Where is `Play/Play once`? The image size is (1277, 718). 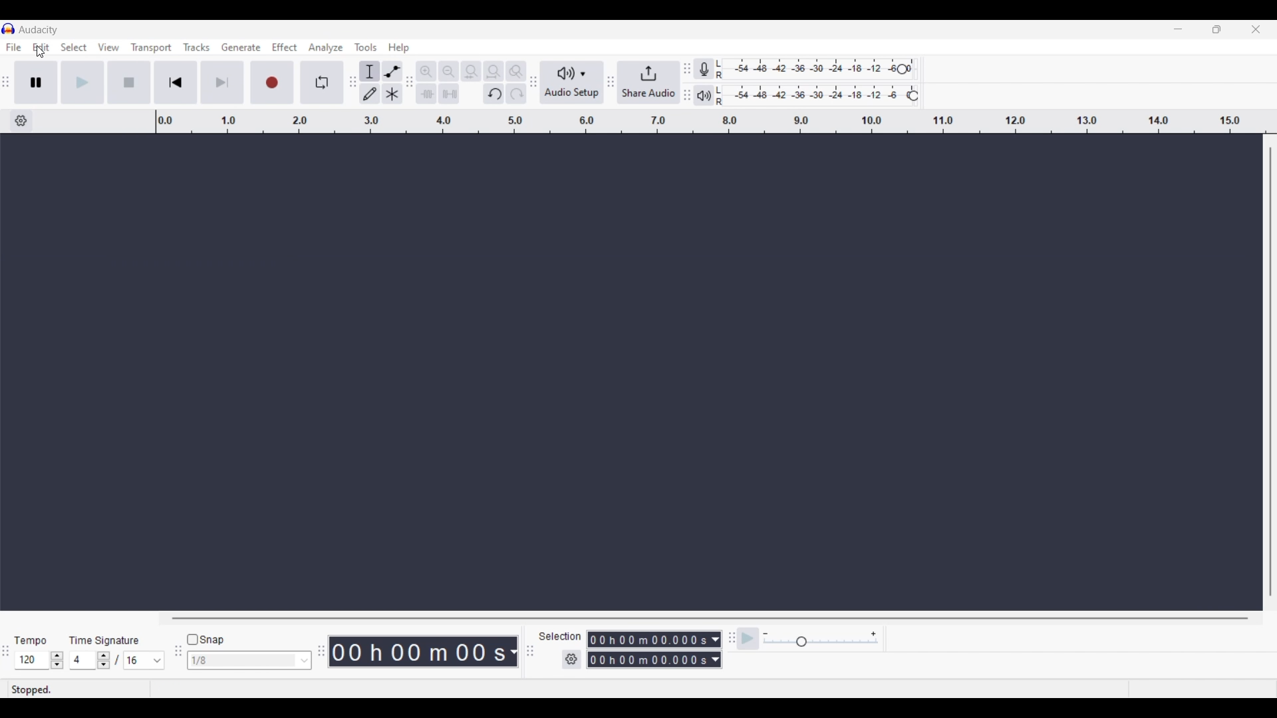
Play/Play once is located at coordinates (82, 82).